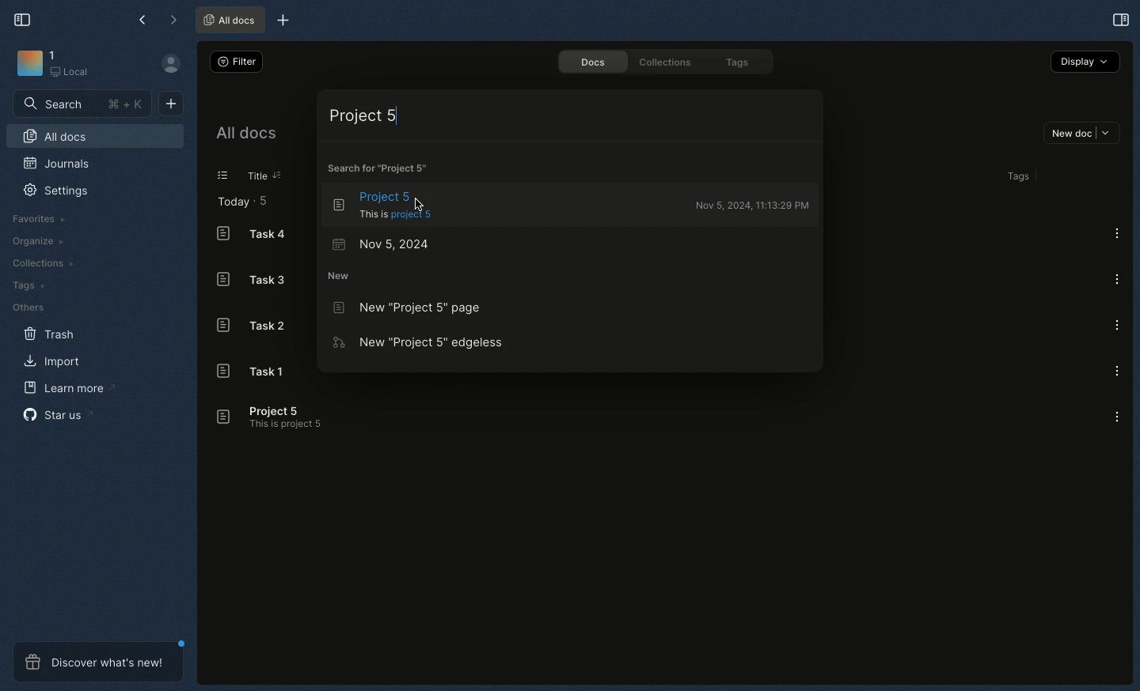  I want to click on New Project 5 page, so click(402, 305).